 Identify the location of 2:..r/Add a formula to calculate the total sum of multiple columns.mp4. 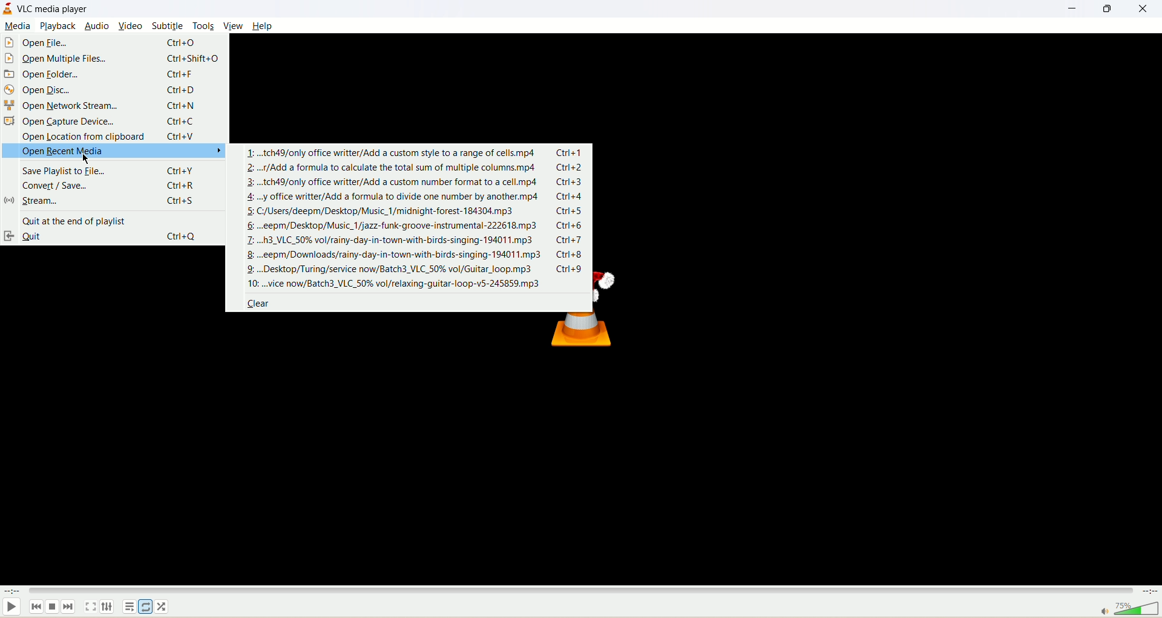
(393, 168).